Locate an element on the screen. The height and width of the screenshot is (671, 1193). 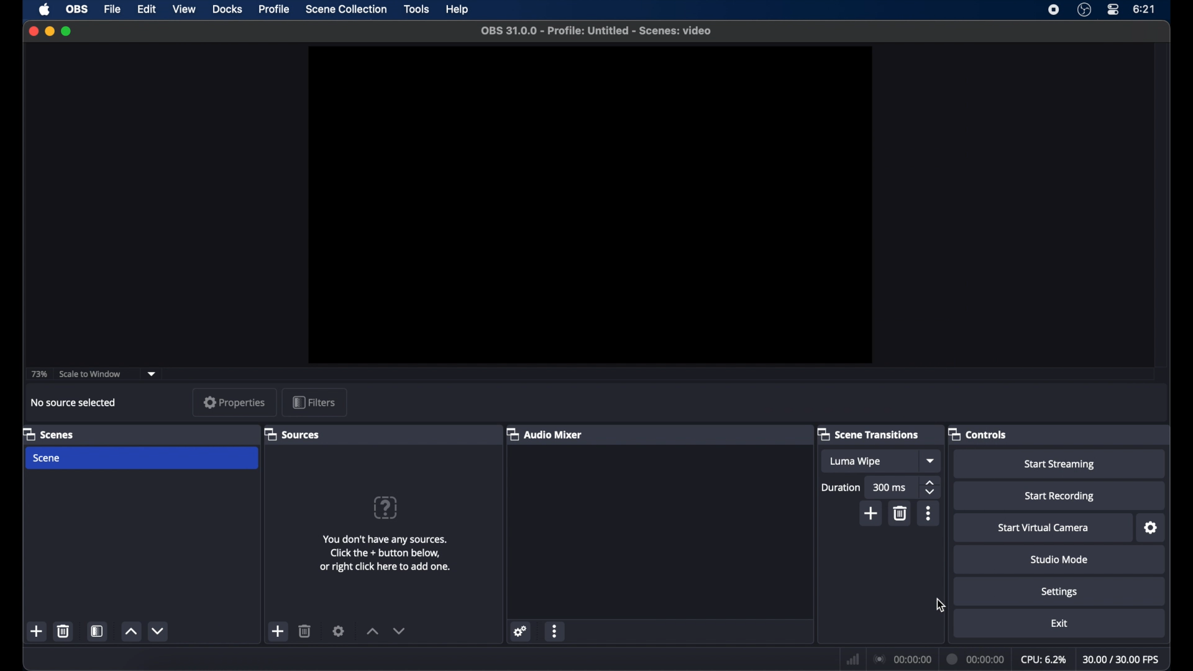
scenes is located at coordinates (48, 434).